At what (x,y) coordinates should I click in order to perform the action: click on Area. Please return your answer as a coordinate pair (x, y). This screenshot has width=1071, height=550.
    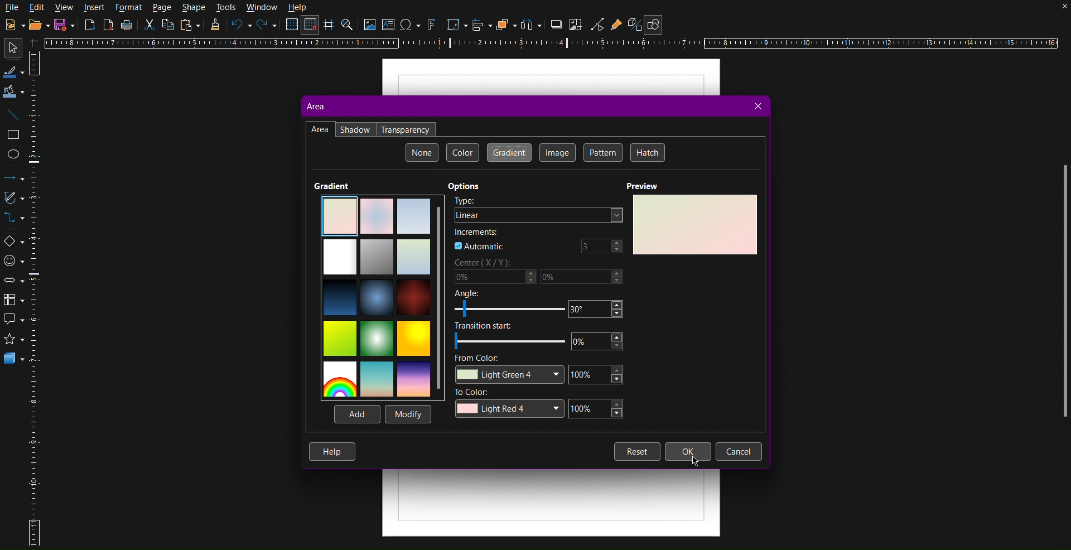
    Looking at the image, I should click on (315, 106).